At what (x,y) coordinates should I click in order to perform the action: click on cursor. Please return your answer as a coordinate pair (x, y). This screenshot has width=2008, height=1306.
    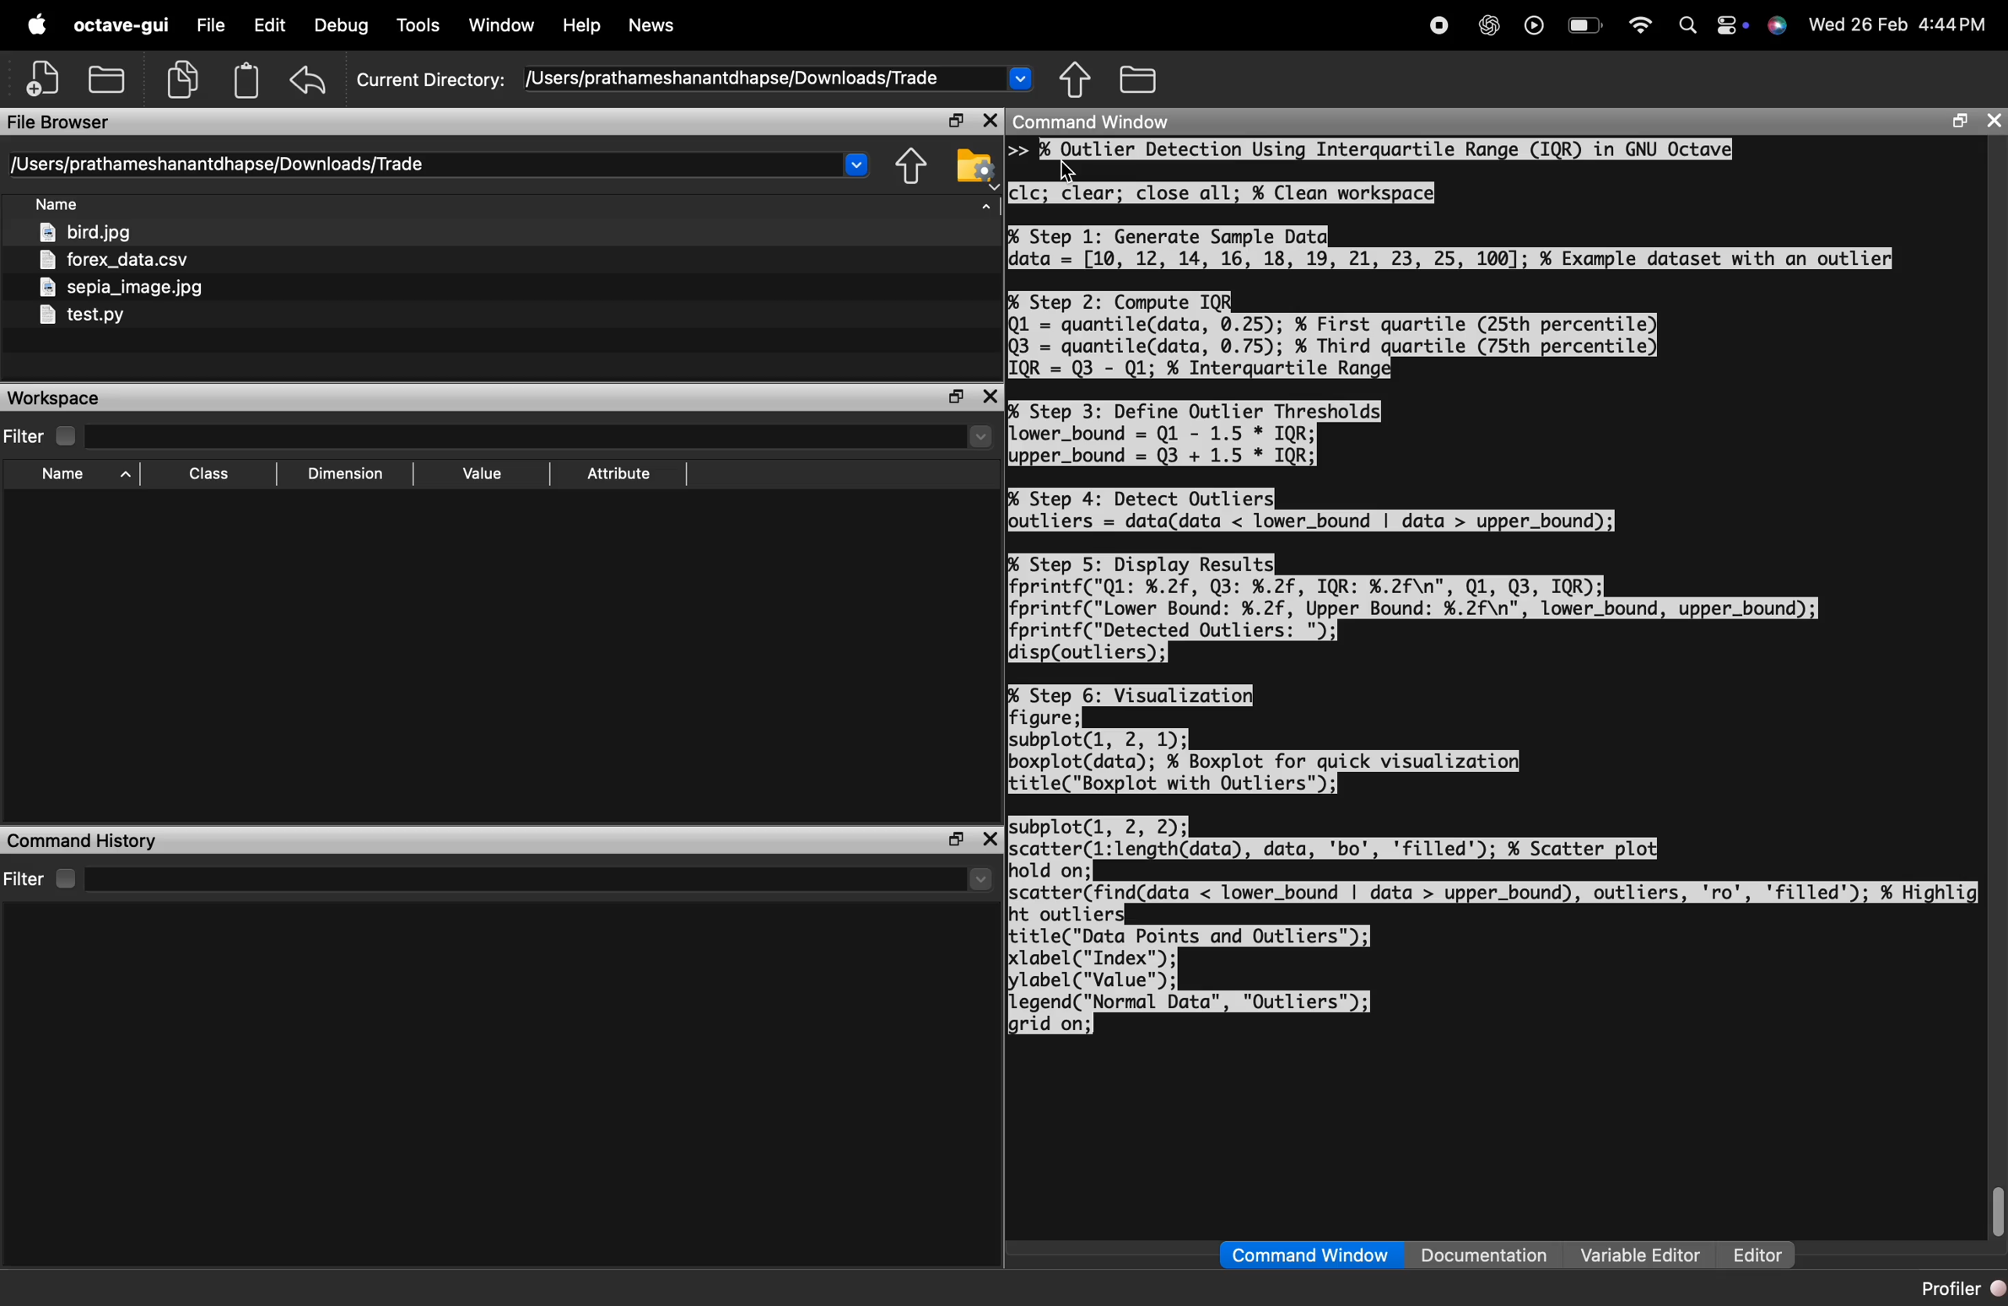
    Looking at the image, I should click on (1067, 173).